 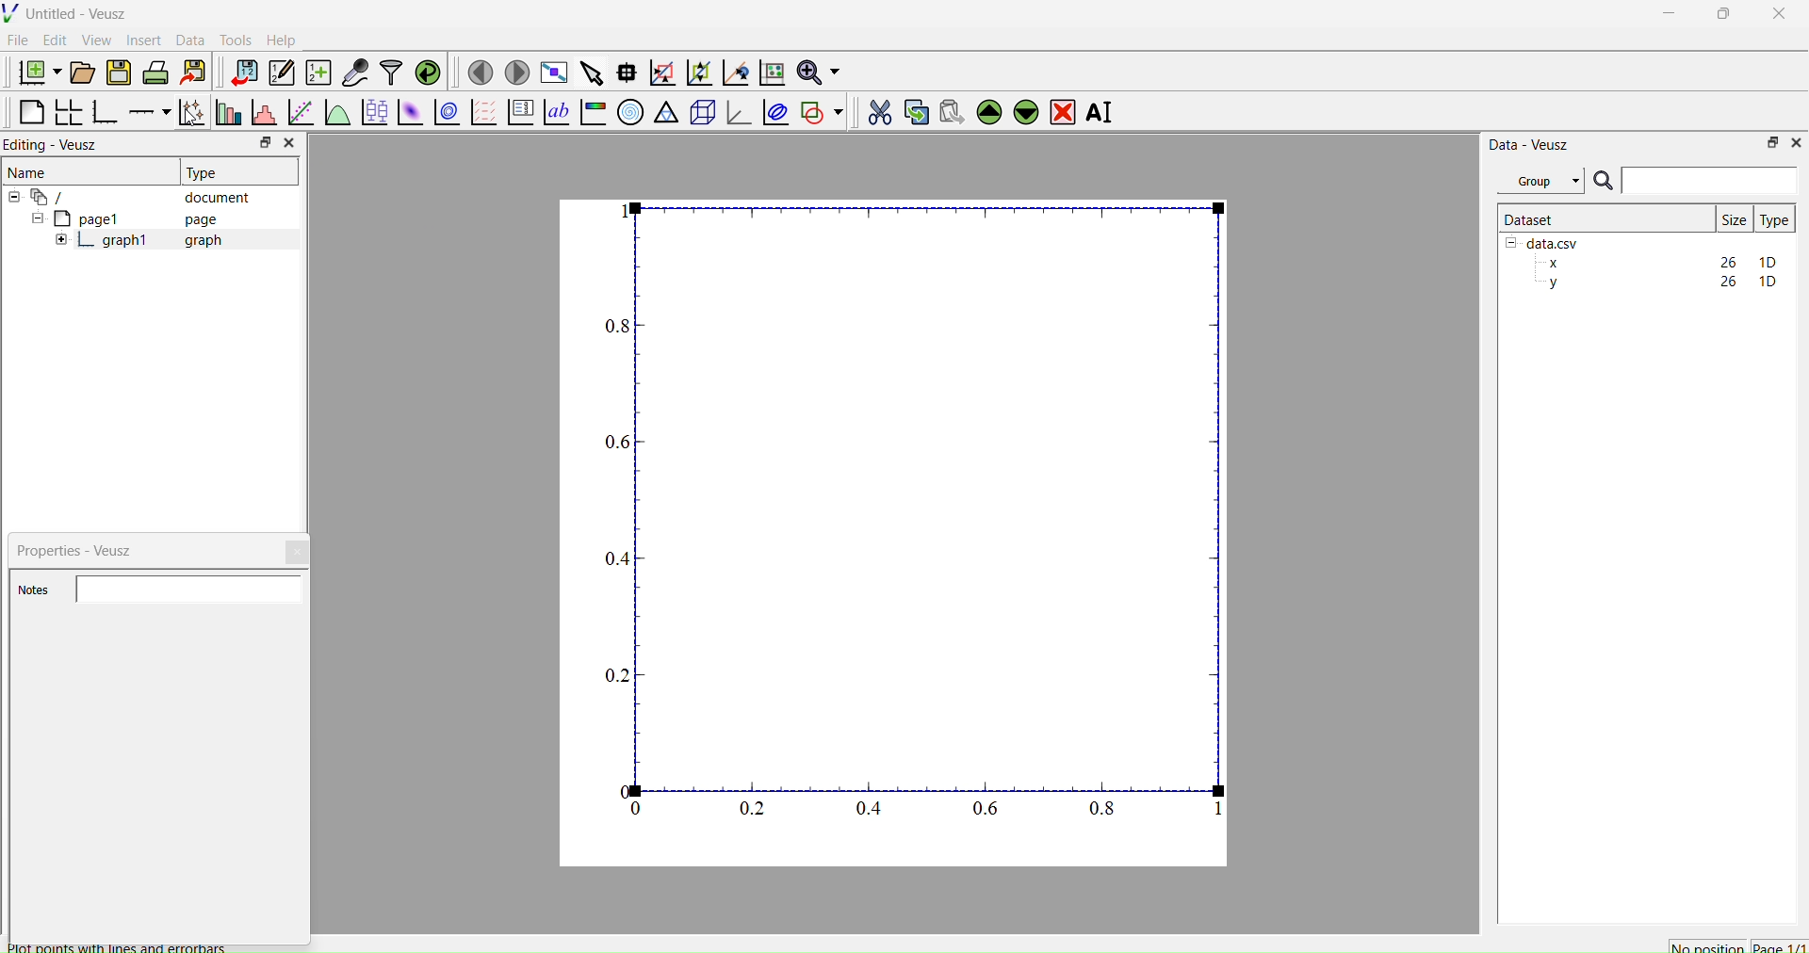 I want to click on Close, so click(x=299, y=552).